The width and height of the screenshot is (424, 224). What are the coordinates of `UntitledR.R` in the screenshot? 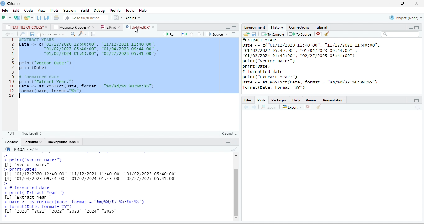 It's located at (137, 27).